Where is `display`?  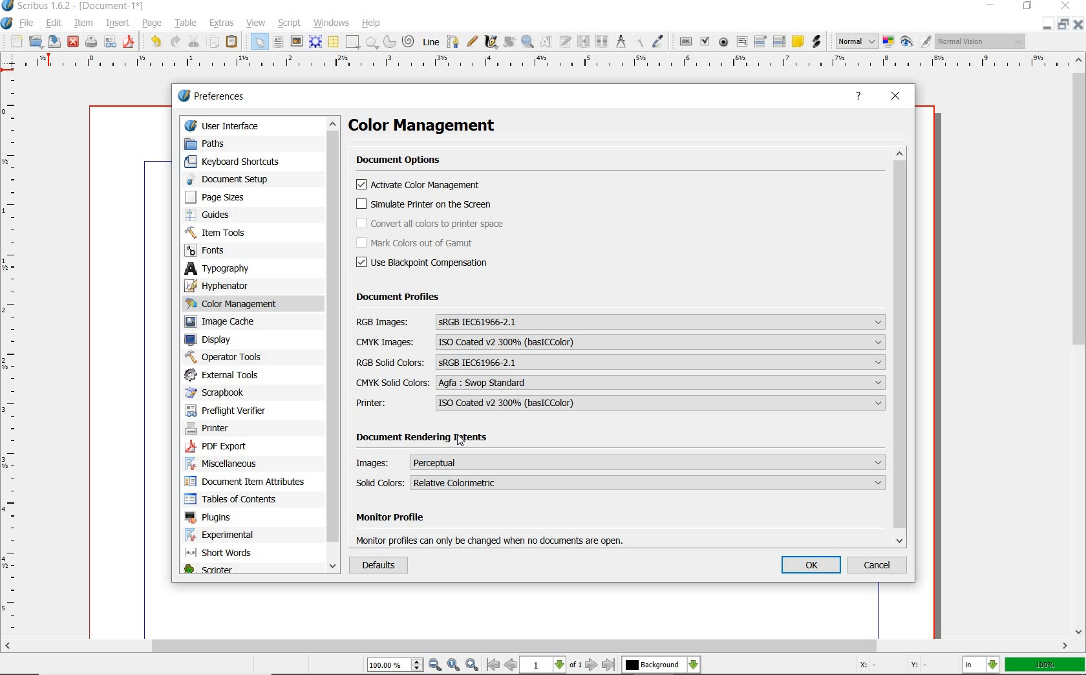 display is located at coordinates (231, 340).